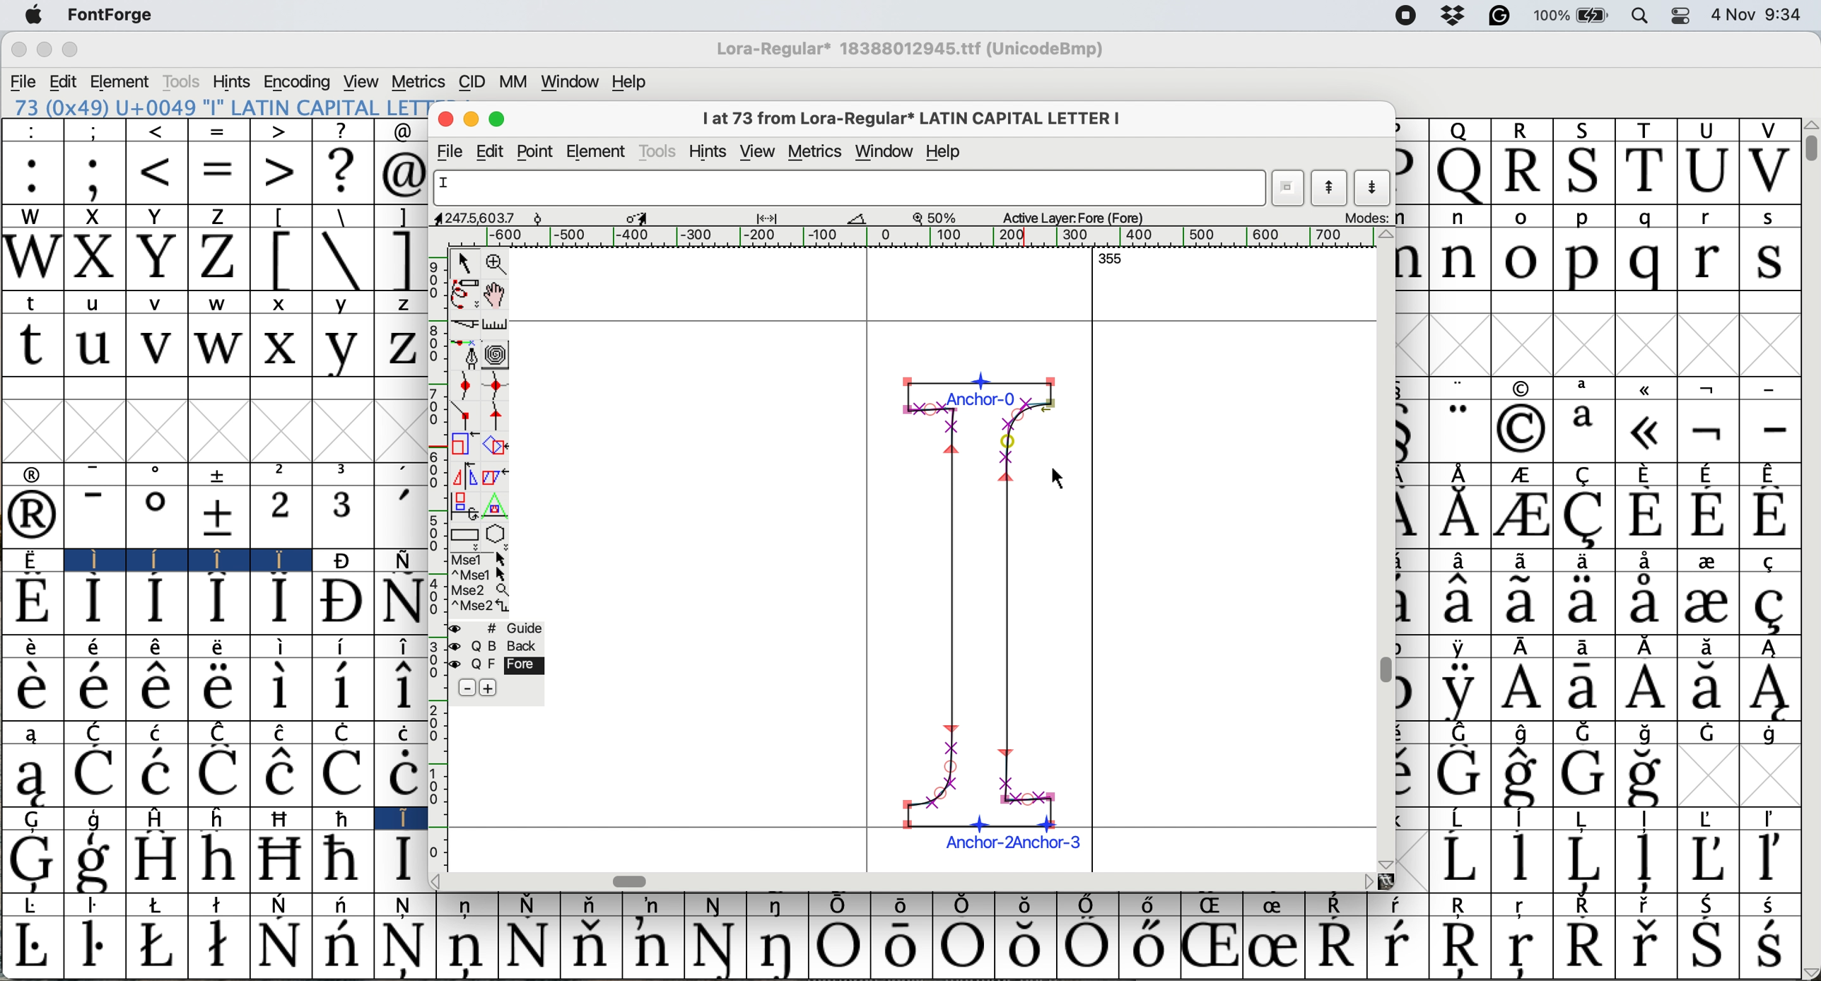 The image size is (1821, 981). Describe the element at coordinates (1582, 946) in the screenshot. I see `Symbol` at that location.